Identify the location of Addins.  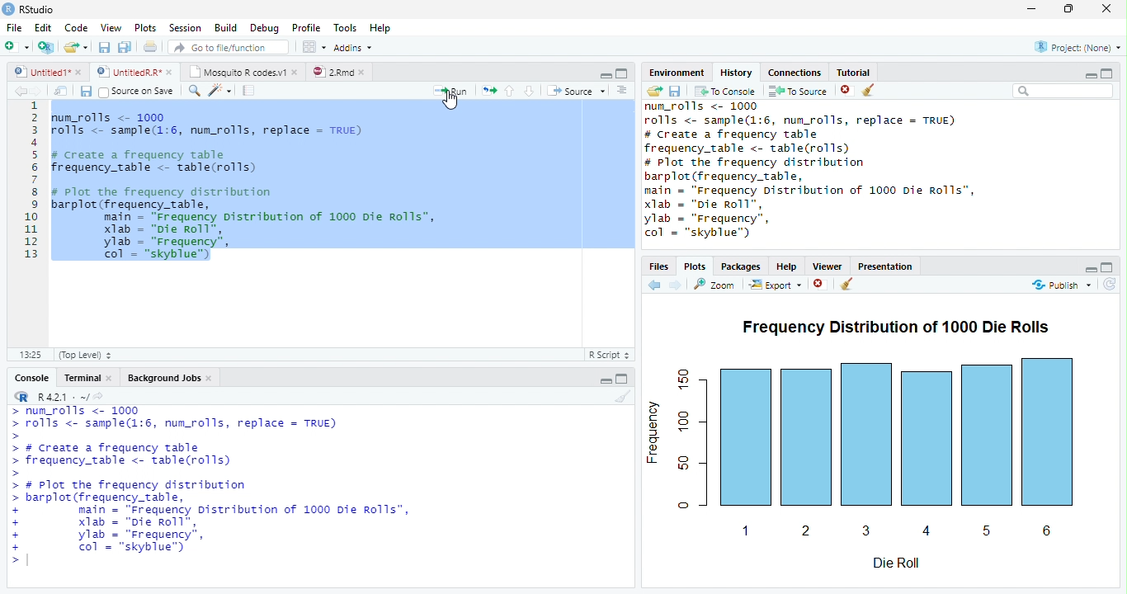
(356, 46).